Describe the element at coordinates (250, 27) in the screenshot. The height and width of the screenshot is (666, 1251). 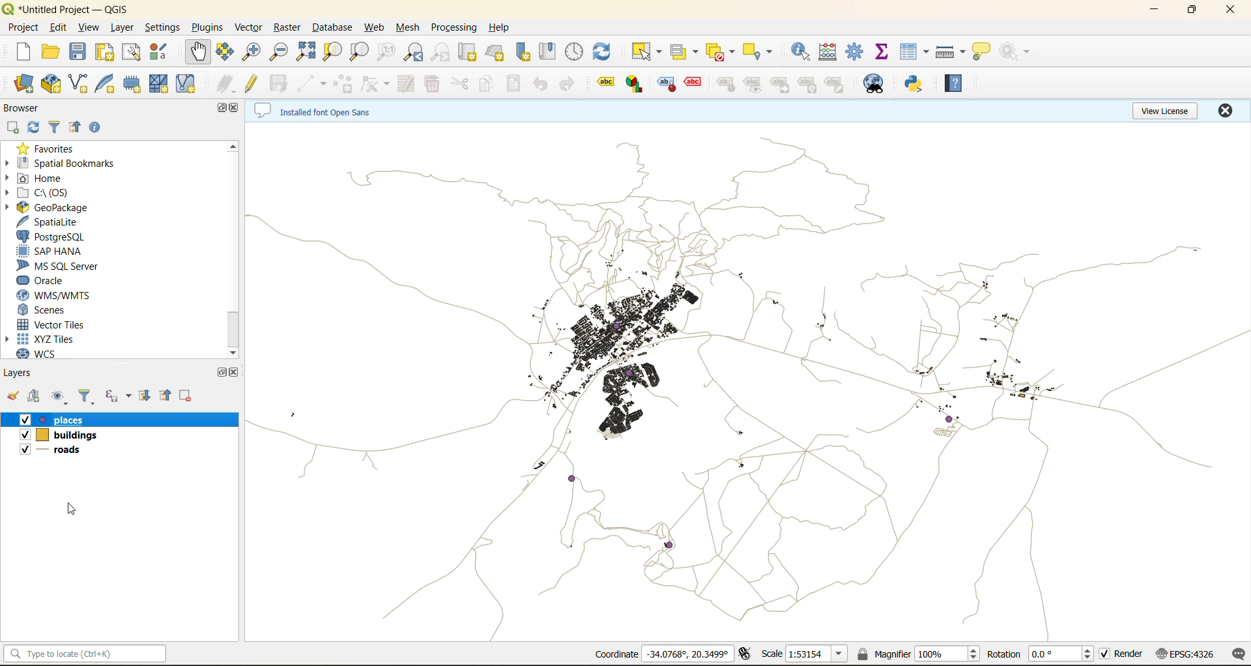
I see `vector` at that location.